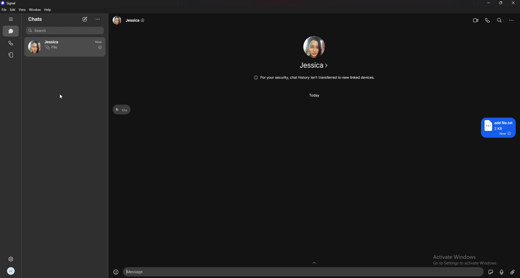  What do you see at coordinates (513, 272) in the screenshot?
I see `attachment` at bounding box center [513, 272].